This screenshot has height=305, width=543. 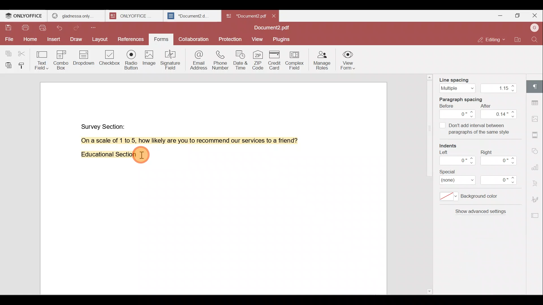 I want to click on Editing mode, so click(x=492, y=40).